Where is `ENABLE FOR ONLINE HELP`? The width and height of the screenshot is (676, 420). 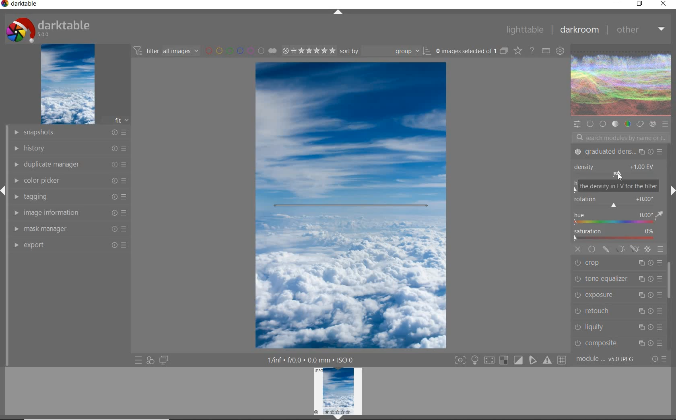
ENABLE FOR ONLINE HELP is located at coordinates (531, 50).